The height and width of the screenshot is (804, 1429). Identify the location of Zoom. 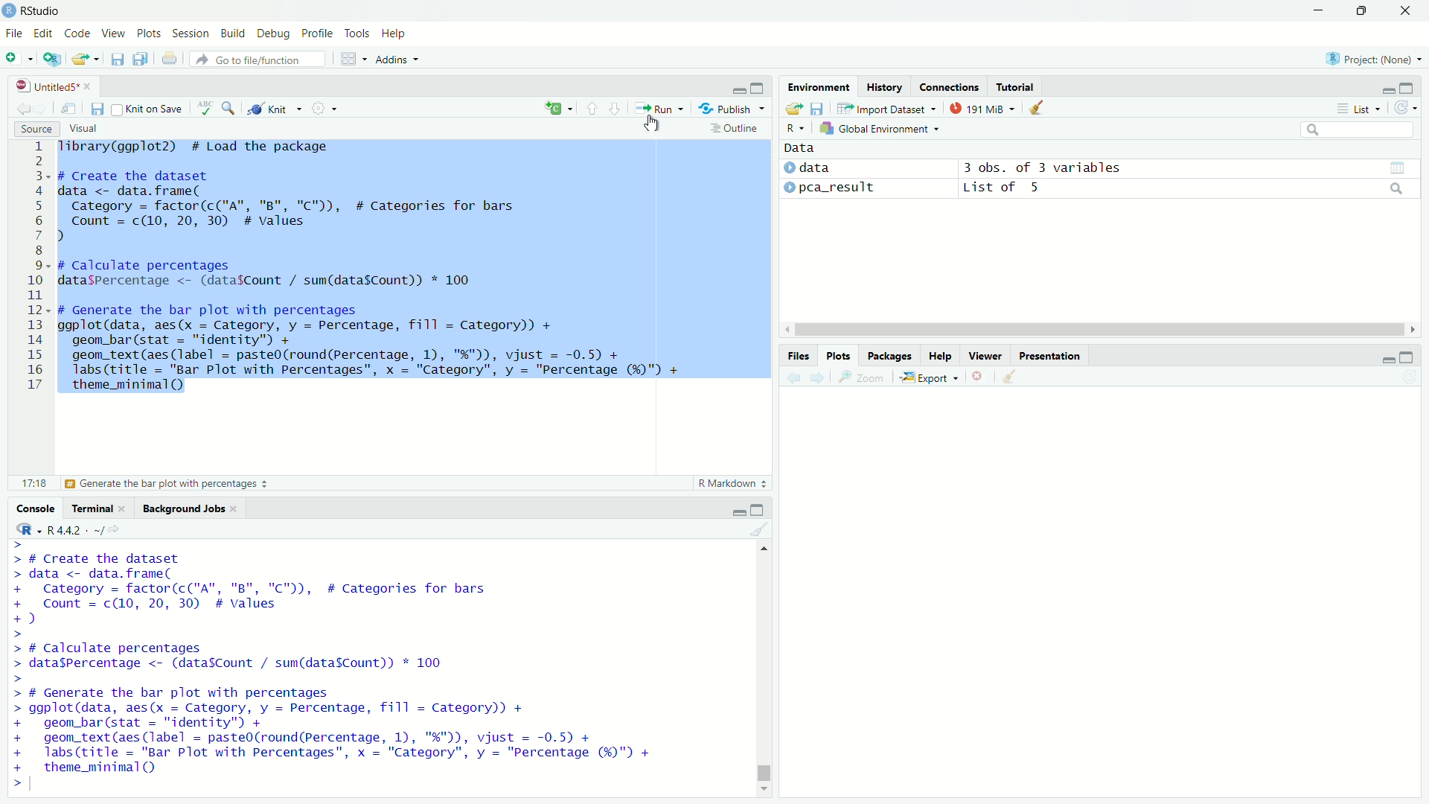
(862, 377).